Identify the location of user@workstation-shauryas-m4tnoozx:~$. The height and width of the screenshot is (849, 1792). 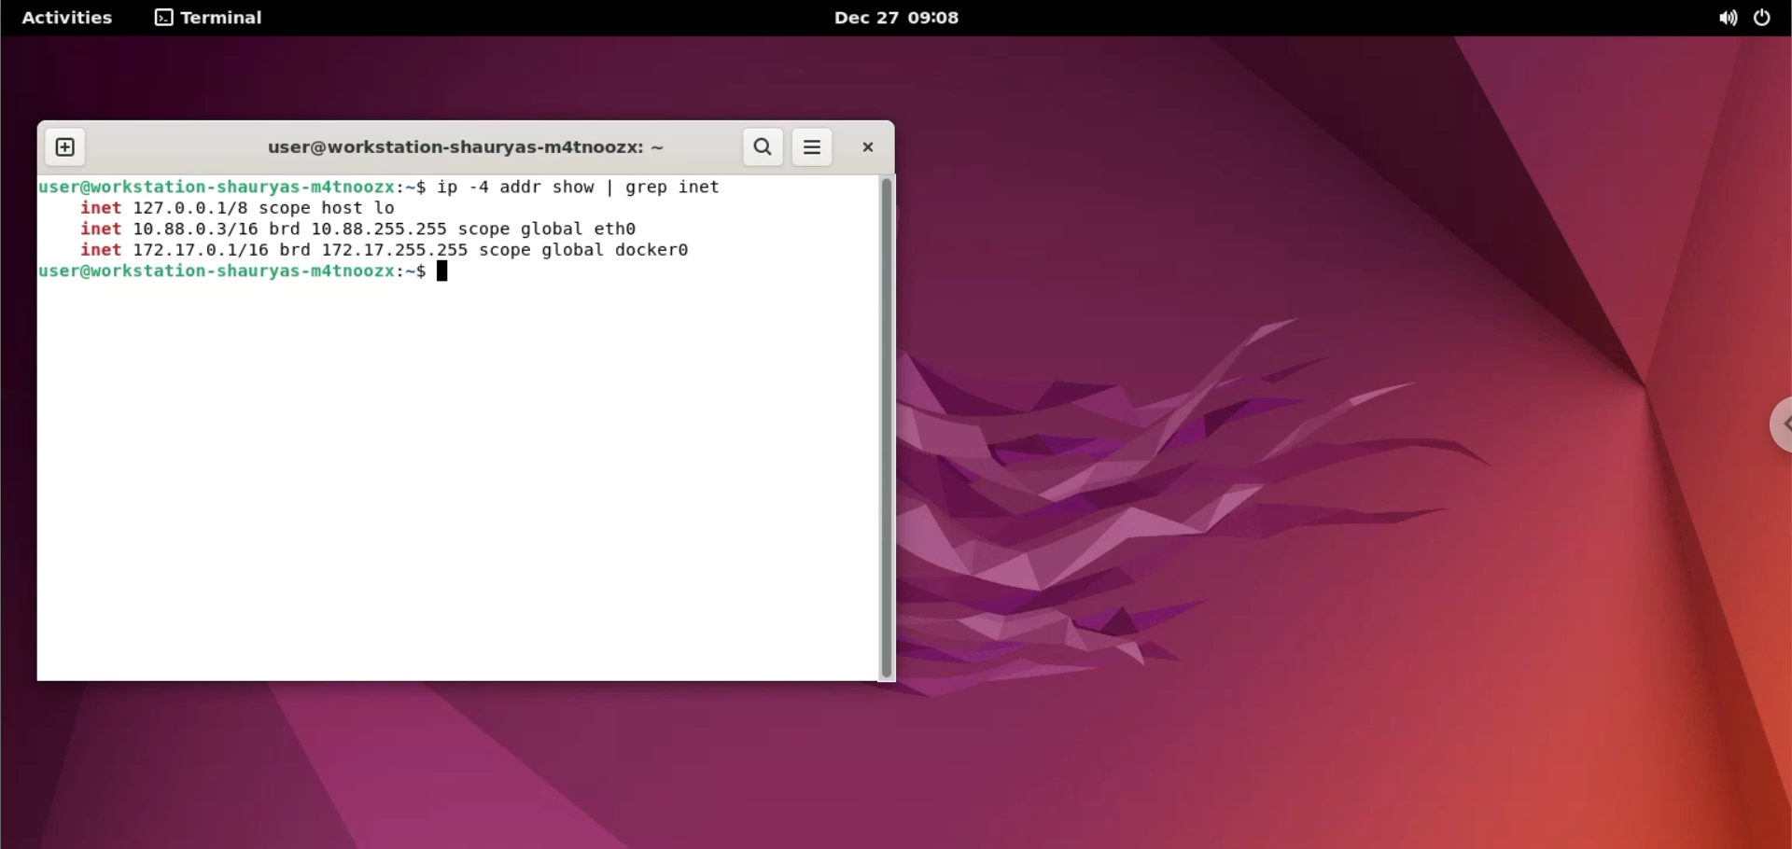
(232, 186).